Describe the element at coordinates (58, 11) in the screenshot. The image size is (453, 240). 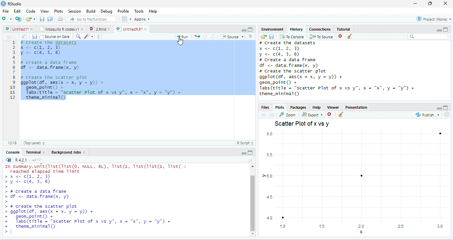
I see `Plots` at that location.